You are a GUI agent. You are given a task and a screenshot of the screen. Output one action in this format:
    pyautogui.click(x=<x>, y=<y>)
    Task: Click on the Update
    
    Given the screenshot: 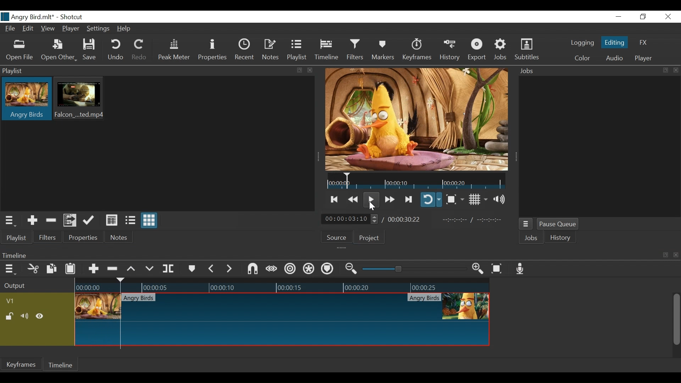 What is the action you would take?
    pyautogui.click(x=89, y=220)
    